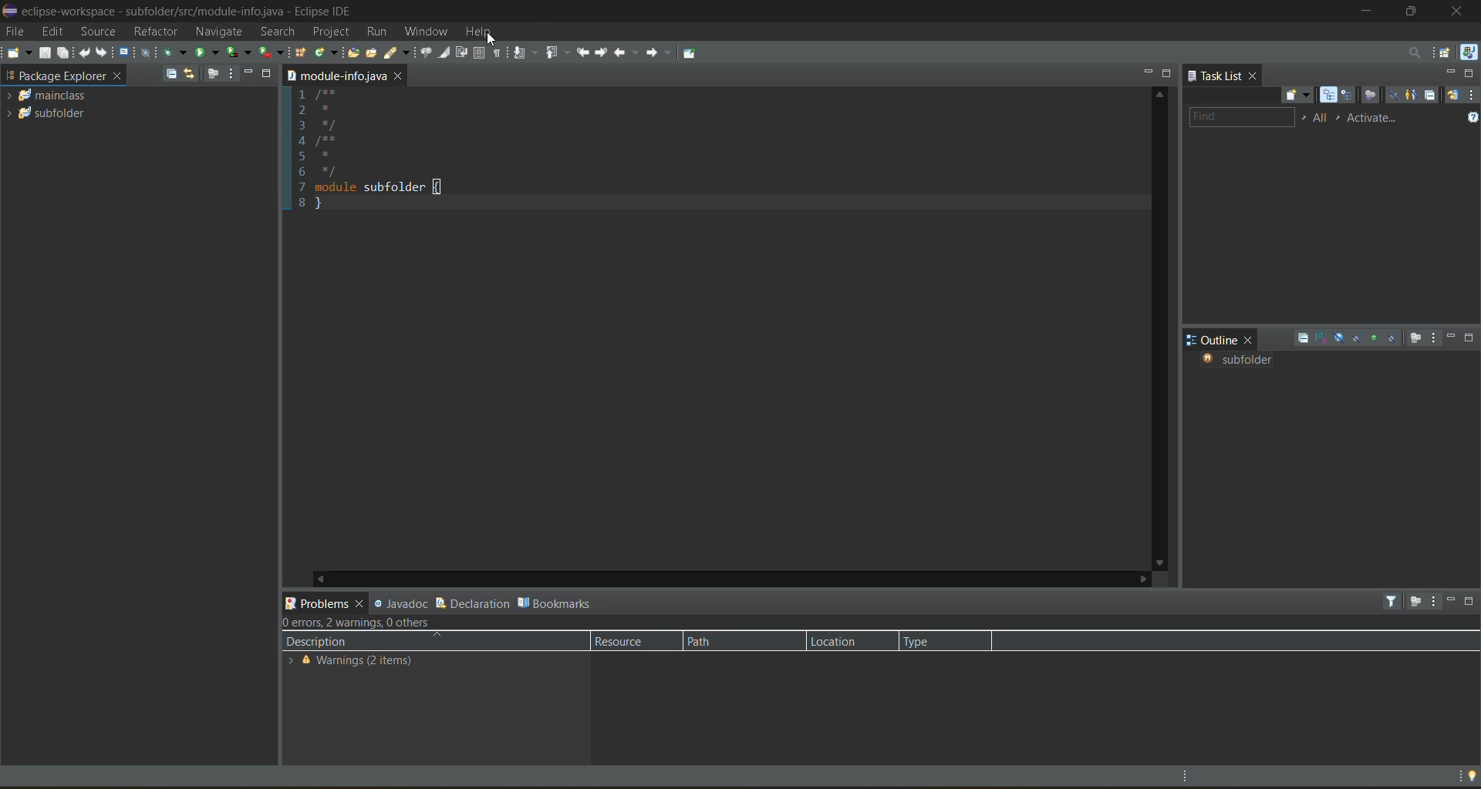 The height and width of the screenshot is (789, 1481). What do you see at coordinates (527, 54) in the screenshot?
I see `next annotation` at bounding box center [527, 54].